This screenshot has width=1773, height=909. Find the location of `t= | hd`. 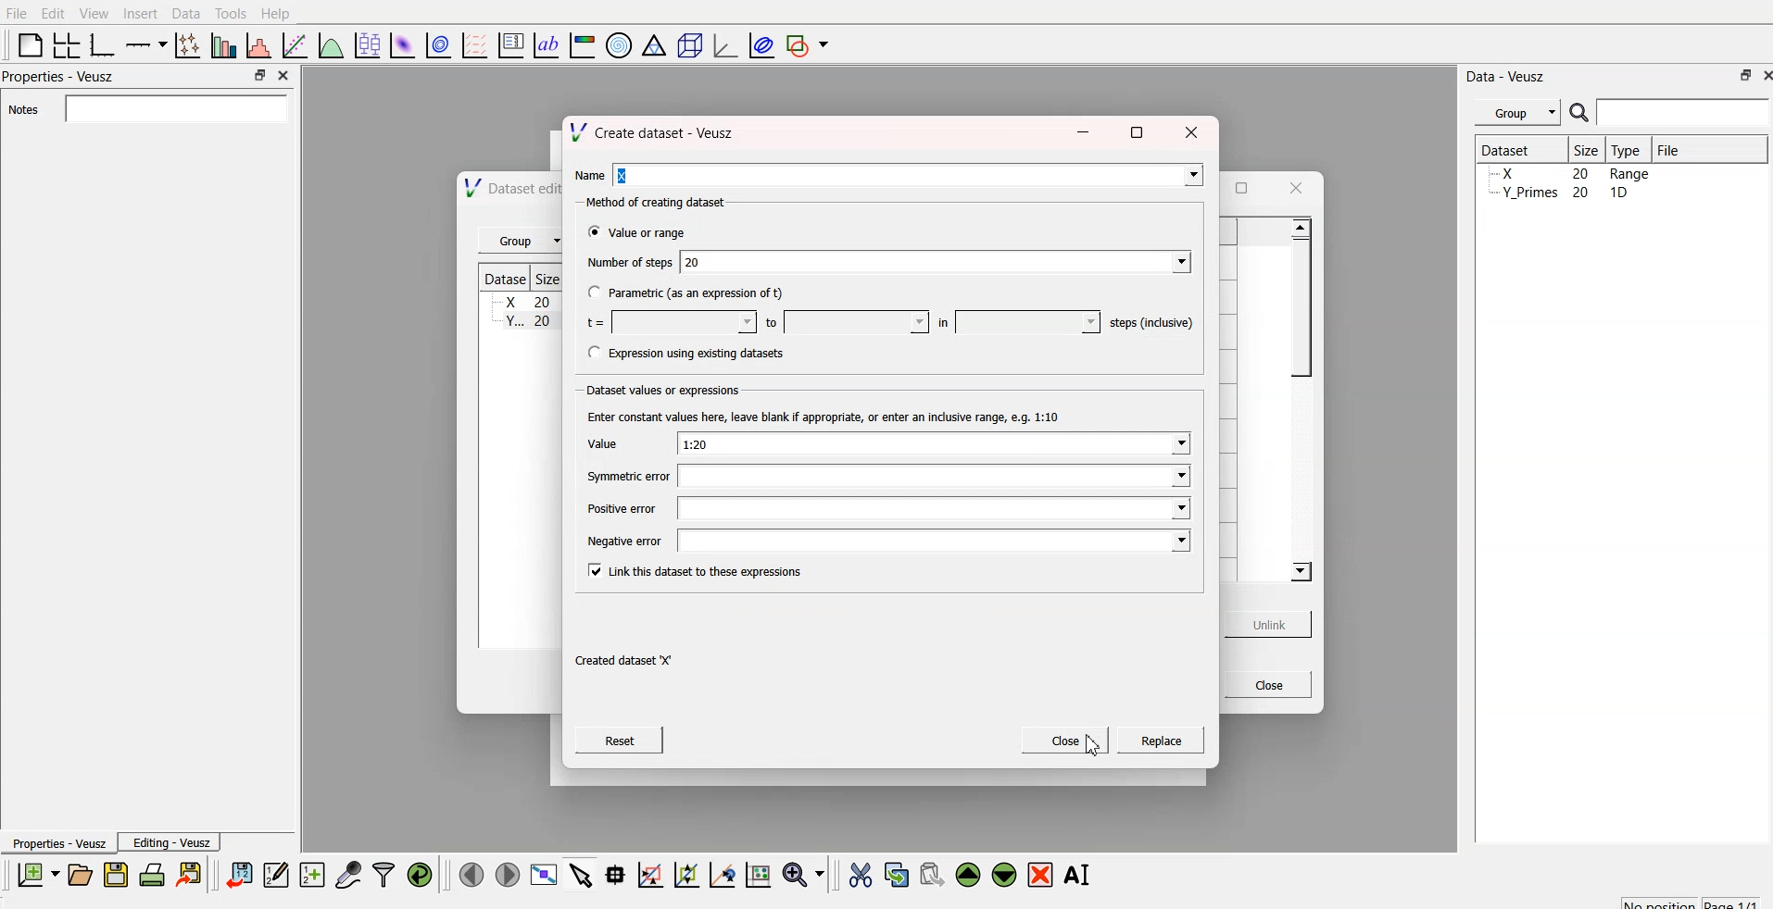

t= | hd is located at coordinates (666, 325).